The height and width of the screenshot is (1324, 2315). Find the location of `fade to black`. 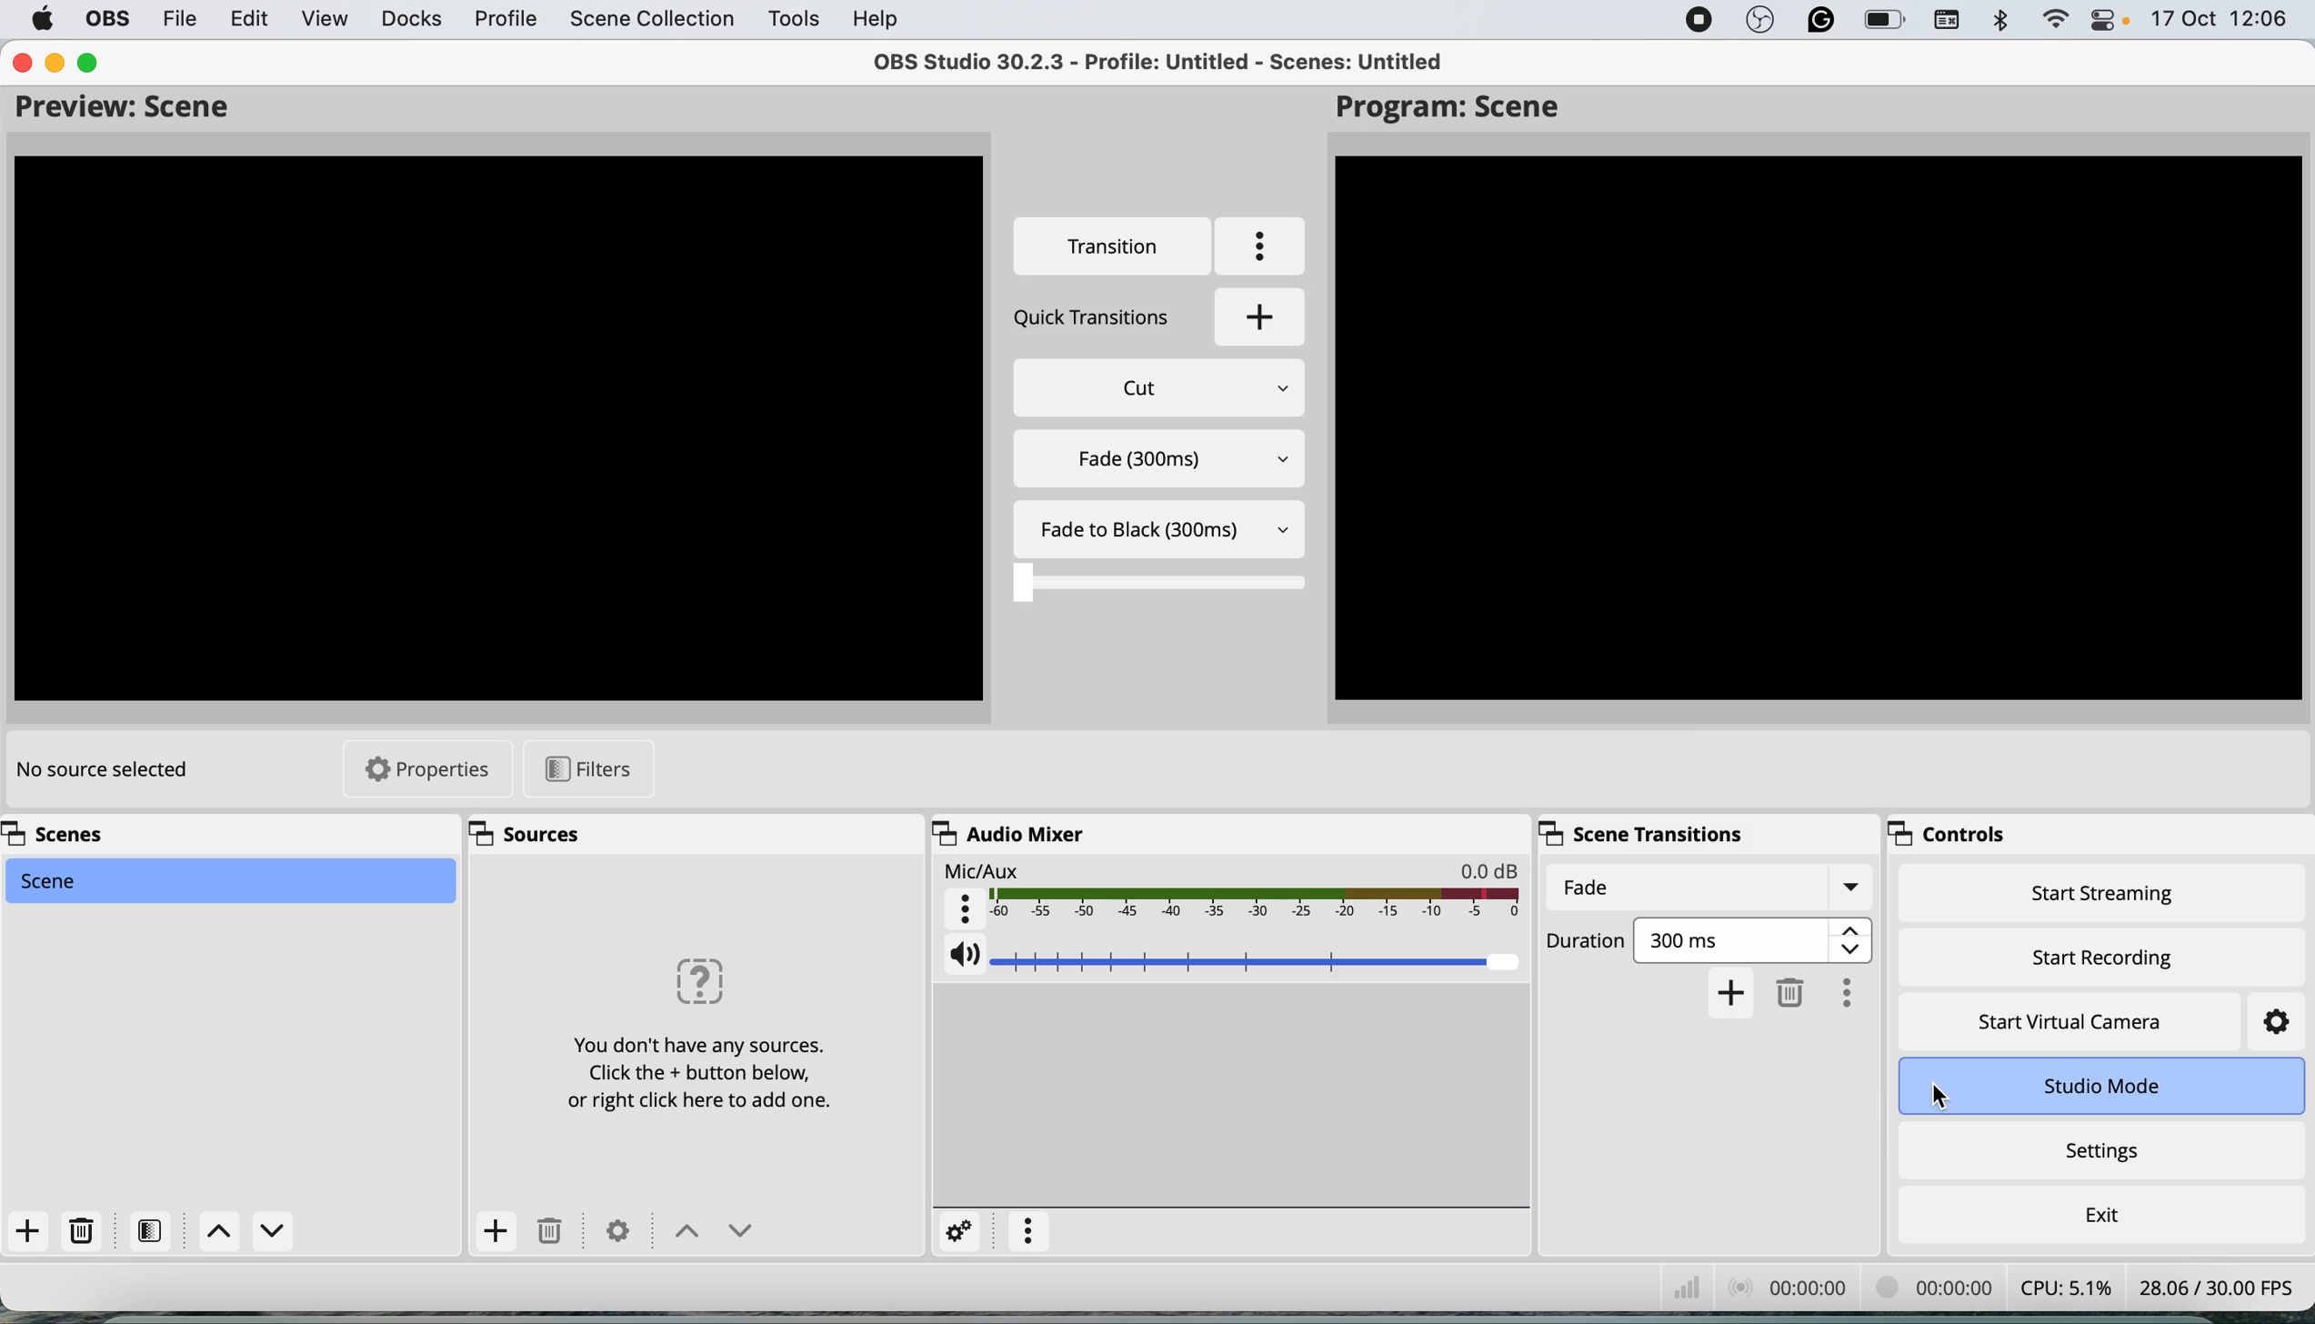

fade to black is located at coordinates (1153, 530).